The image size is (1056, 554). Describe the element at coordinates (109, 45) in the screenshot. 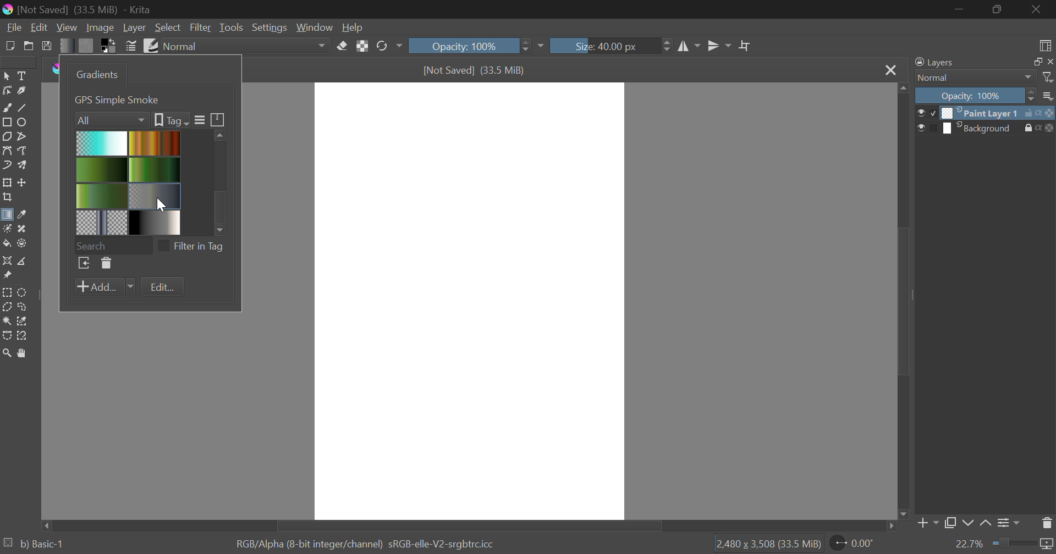

I see `Colors in use` at that location.